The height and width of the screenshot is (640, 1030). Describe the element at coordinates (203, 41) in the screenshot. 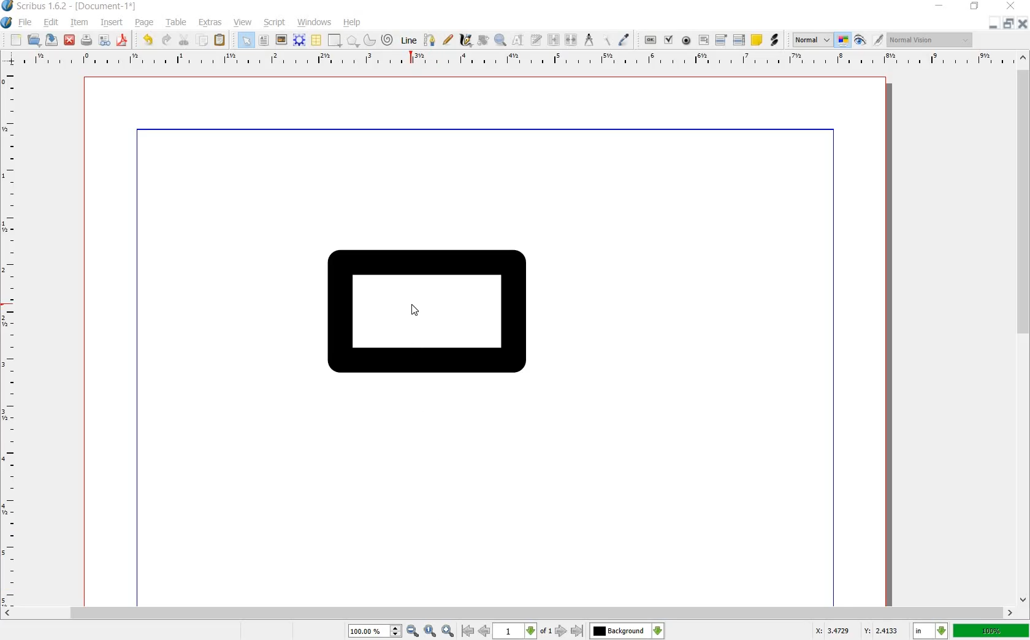

I see `copy` at that location.